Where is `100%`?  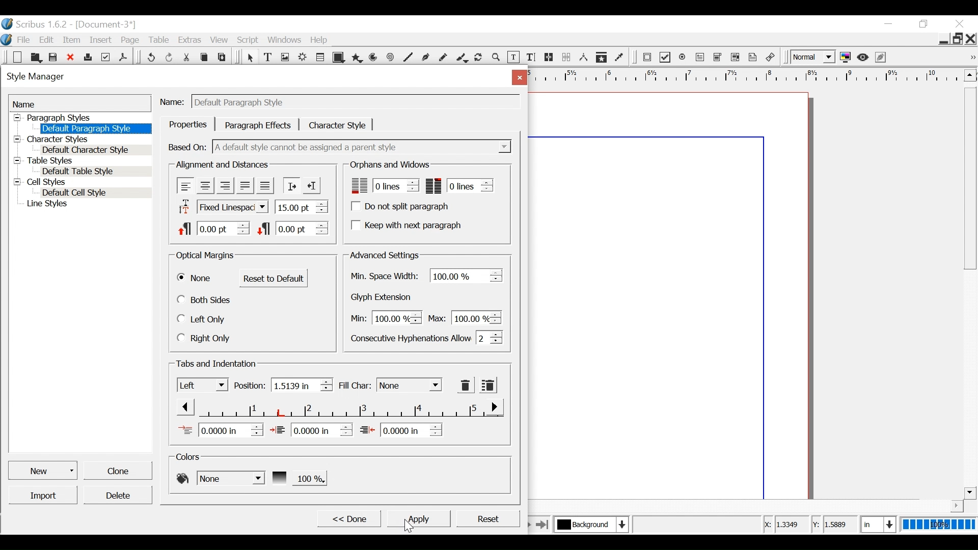 100% is located at coordinates (937, 525).